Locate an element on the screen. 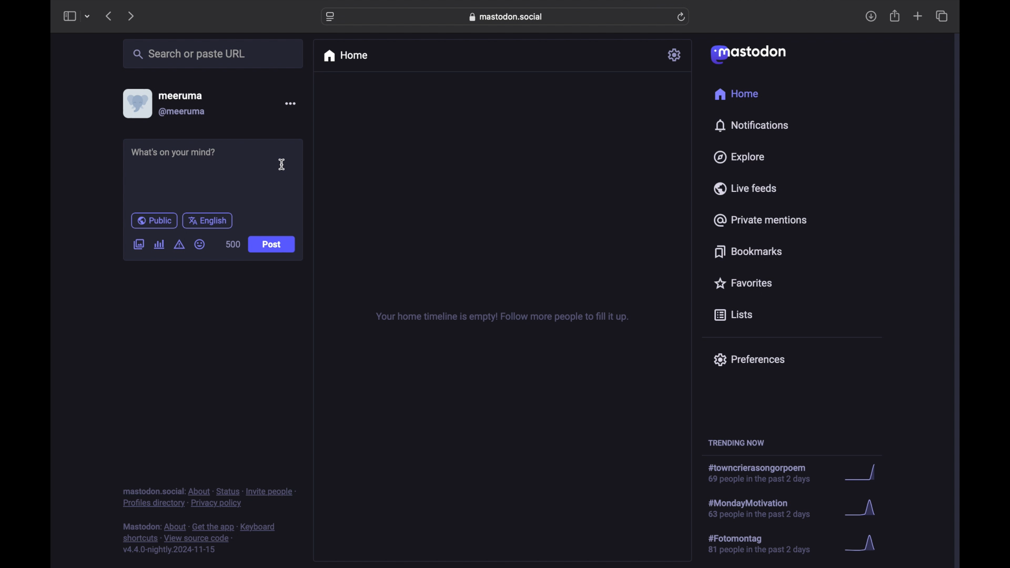 This screenshot has width=1010, height=568. website settings is located at coordinates (331, 17).